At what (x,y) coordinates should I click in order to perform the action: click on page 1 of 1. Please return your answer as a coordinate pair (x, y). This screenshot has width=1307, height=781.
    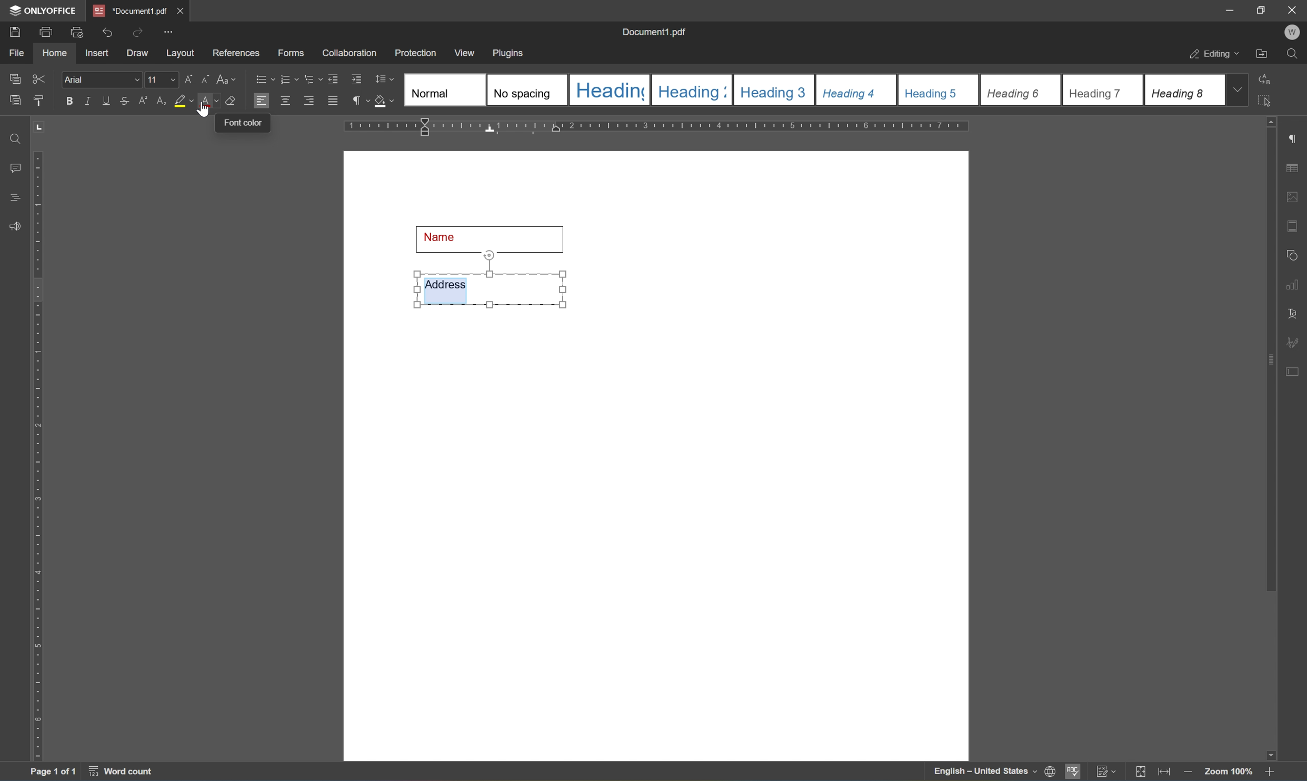
    Looking at the image, I should click on (55, 772).